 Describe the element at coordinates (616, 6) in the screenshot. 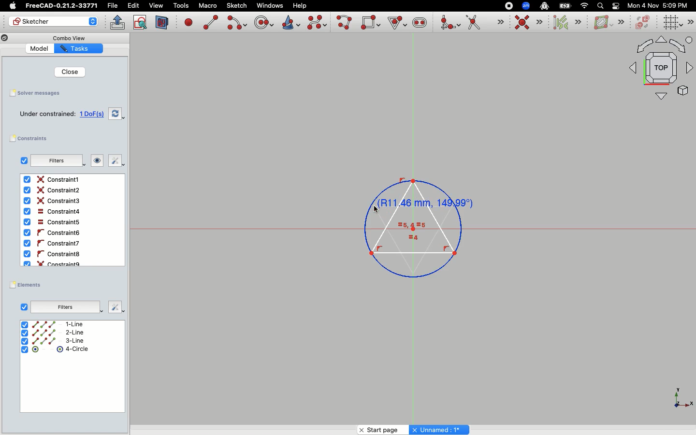

I see `Toggle` at that location.